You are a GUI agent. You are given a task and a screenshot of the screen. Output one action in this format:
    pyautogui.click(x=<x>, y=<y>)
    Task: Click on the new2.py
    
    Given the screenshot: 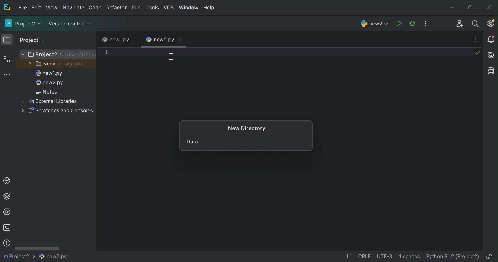 What is the action you would take?
    pyautogui.click(x=50, y=83)
    